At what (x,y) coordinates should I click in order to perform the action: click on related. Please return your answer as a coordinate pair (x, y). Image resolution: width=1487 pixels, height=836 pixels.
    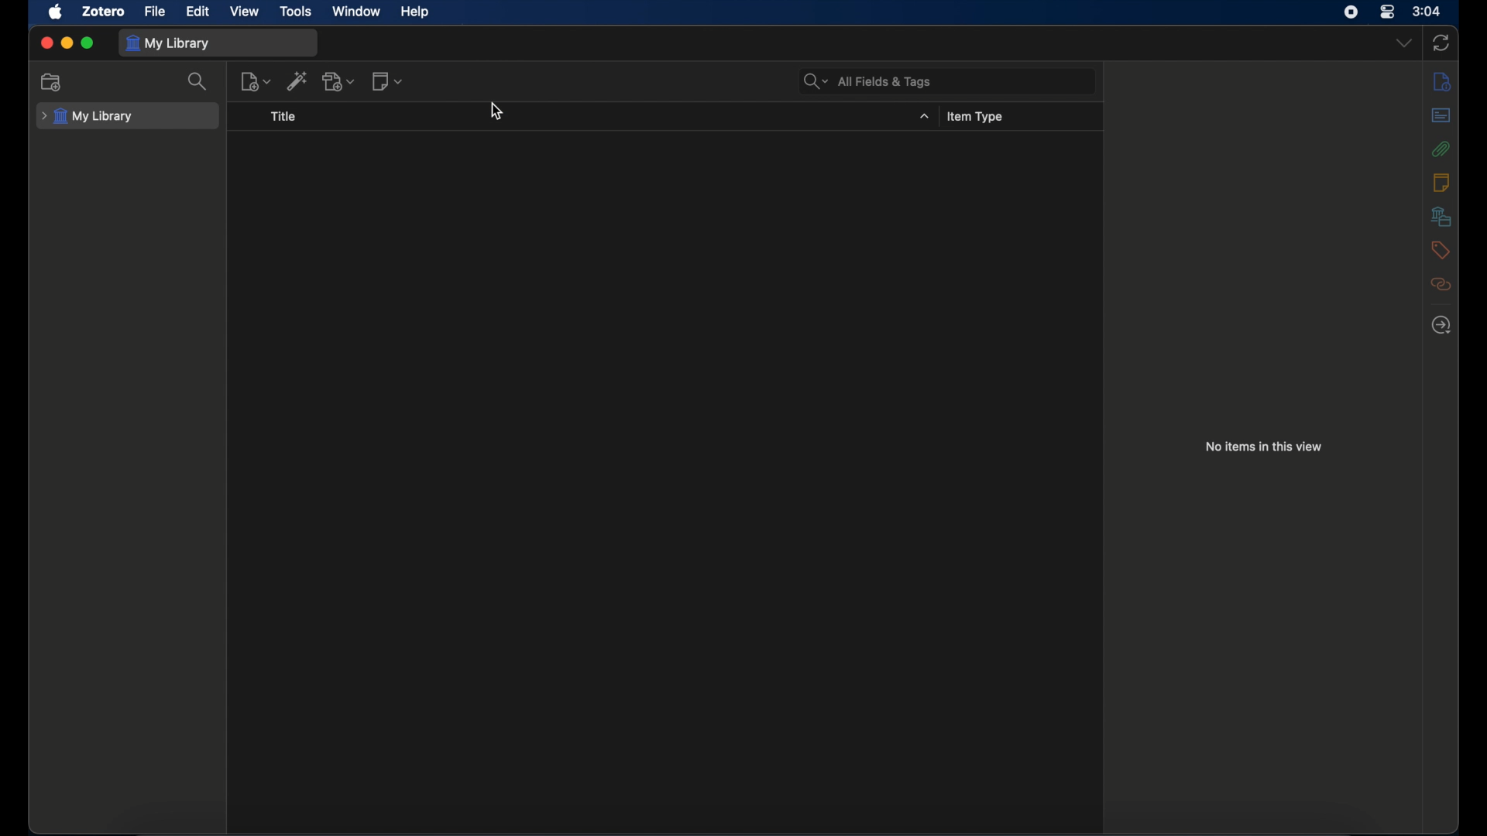
    Looking at the image, I should click on (1441, 284).